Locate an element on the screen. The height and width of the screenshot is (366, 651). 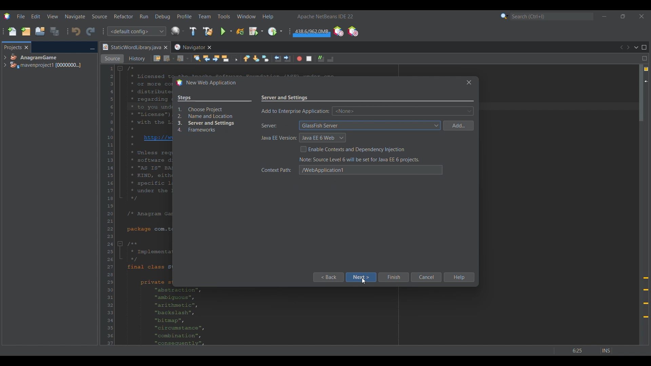
Uncomment is located at coordinates (321, 59).